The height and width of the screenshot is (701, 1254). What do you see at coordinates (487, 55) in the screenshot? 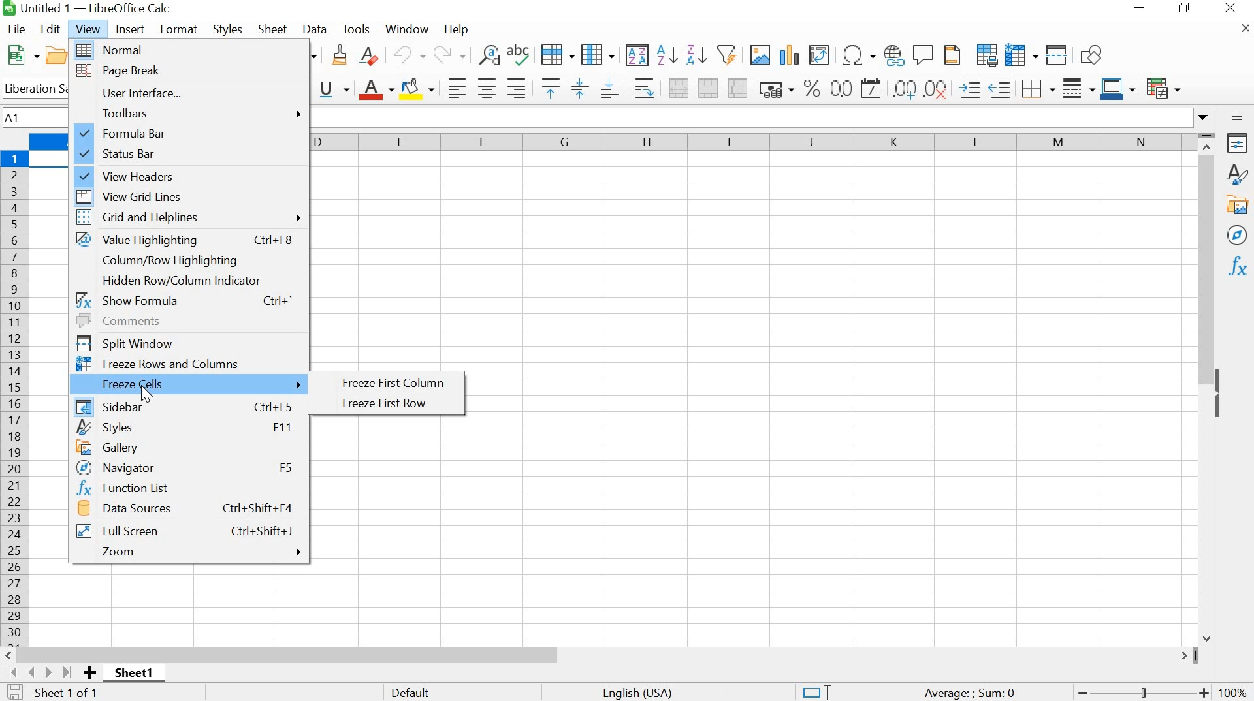
I see `FIND AND REPLACE` at bounding box center [487, 55].